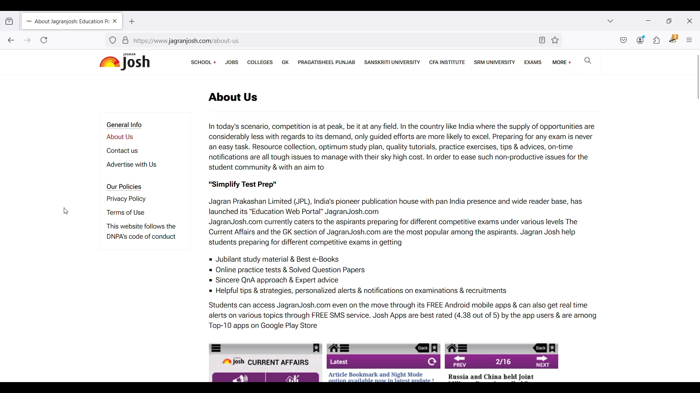  What do you see at coordinates (674, 39) in the screenshot?
I see `Privacy badger` at bounding box center [674, 39].